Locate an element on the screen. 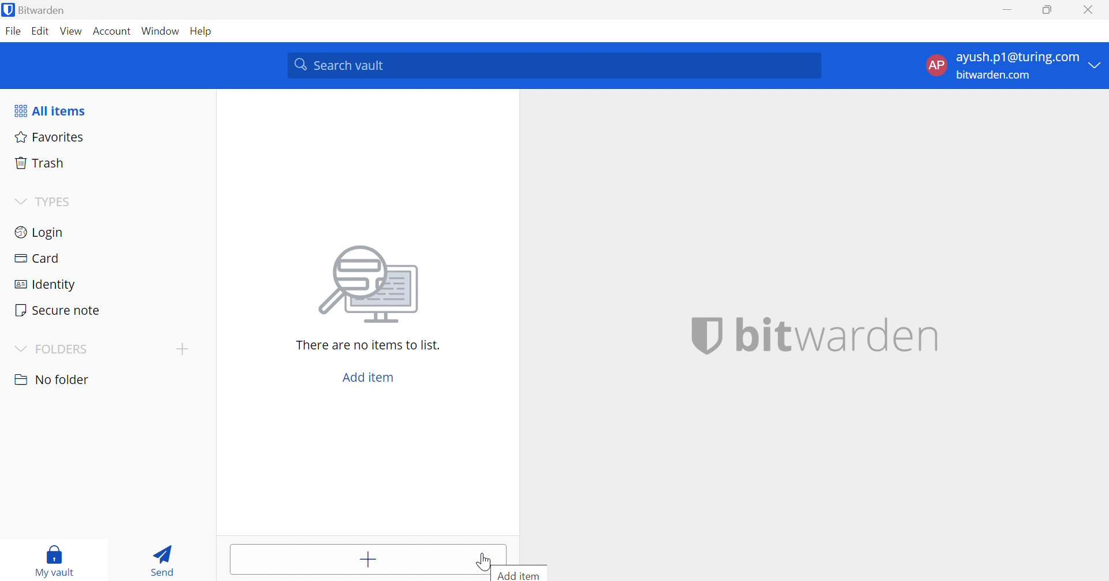 The height and width of the screenshot is (581, 1109). Restore Down is located at coordinates (1048, 8).